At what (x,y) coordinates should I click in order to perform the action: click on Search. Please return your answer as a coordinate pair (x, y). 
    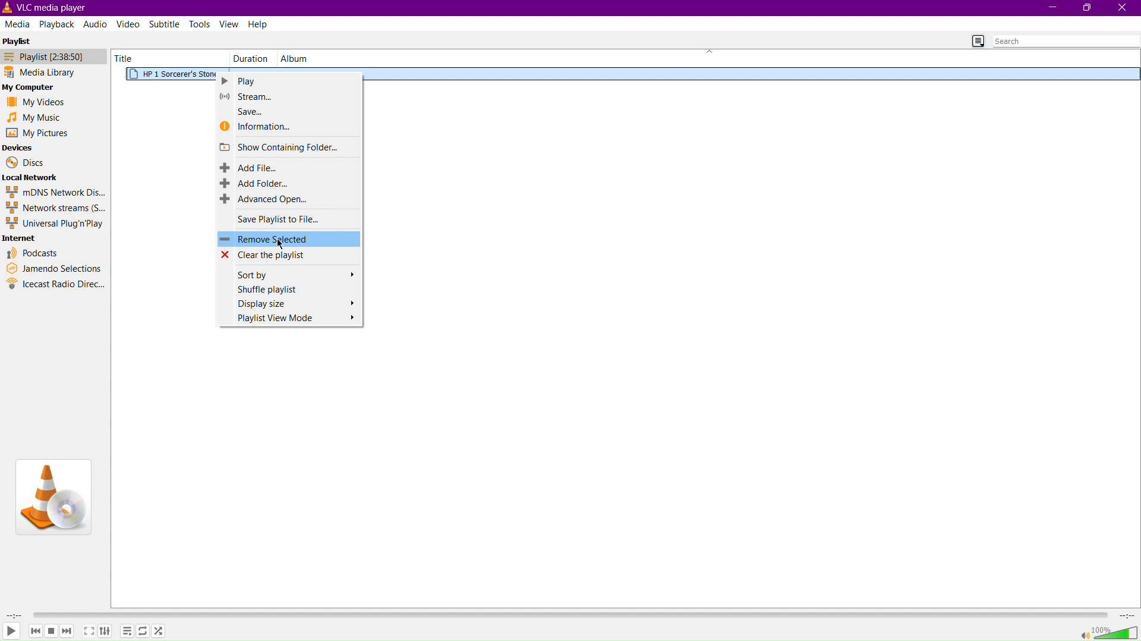
    Looking at the image, I should click on (1066, 41).